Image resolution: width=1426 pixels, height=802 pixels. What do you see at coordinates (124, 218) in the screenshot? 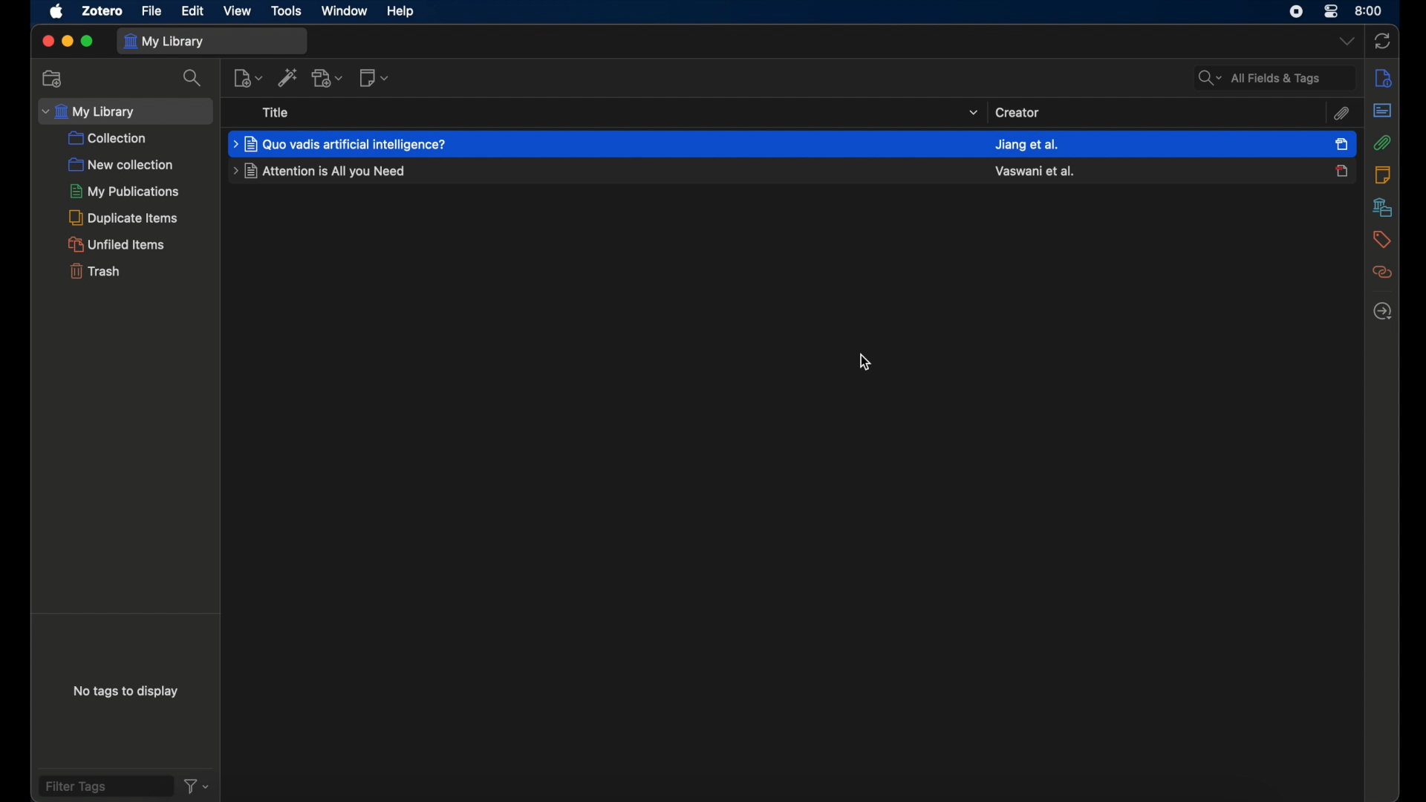
I see `duplicate items` at bounding box center [124, 218].